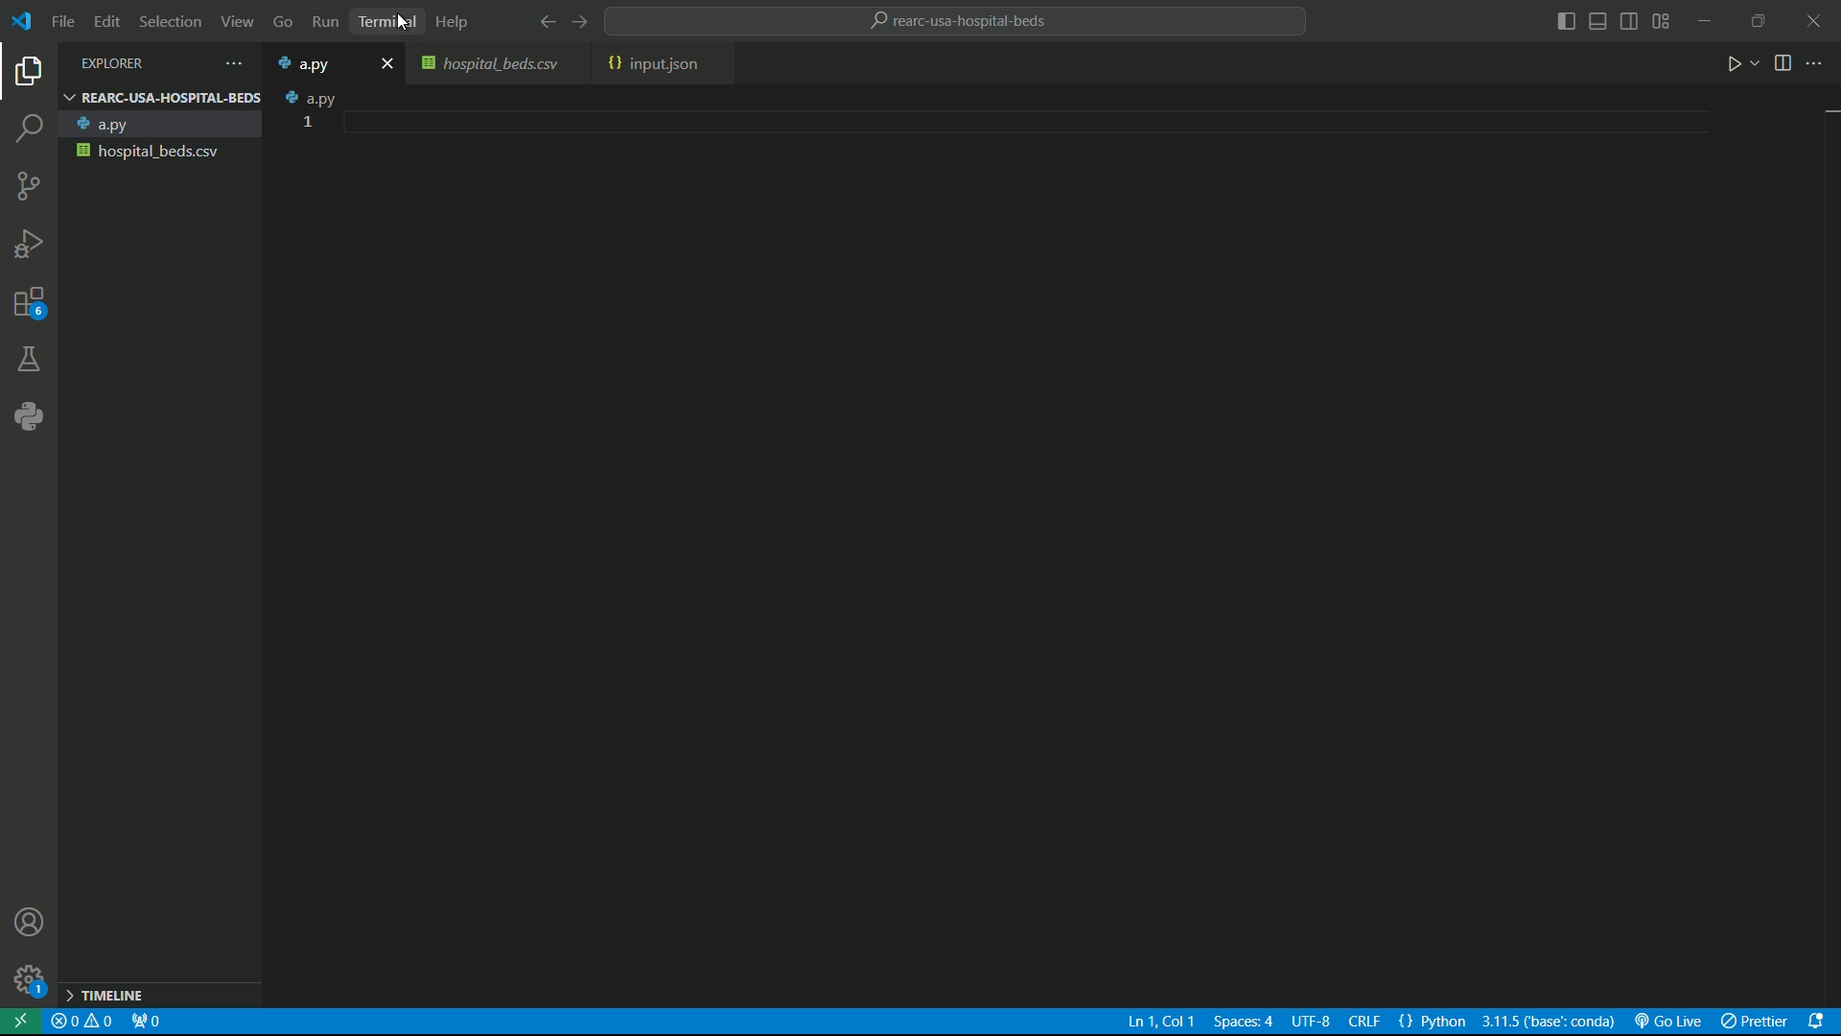 The height and width of the screenshot is (1036, 1841). I want to click on open a remote window, so click(23, 1023).